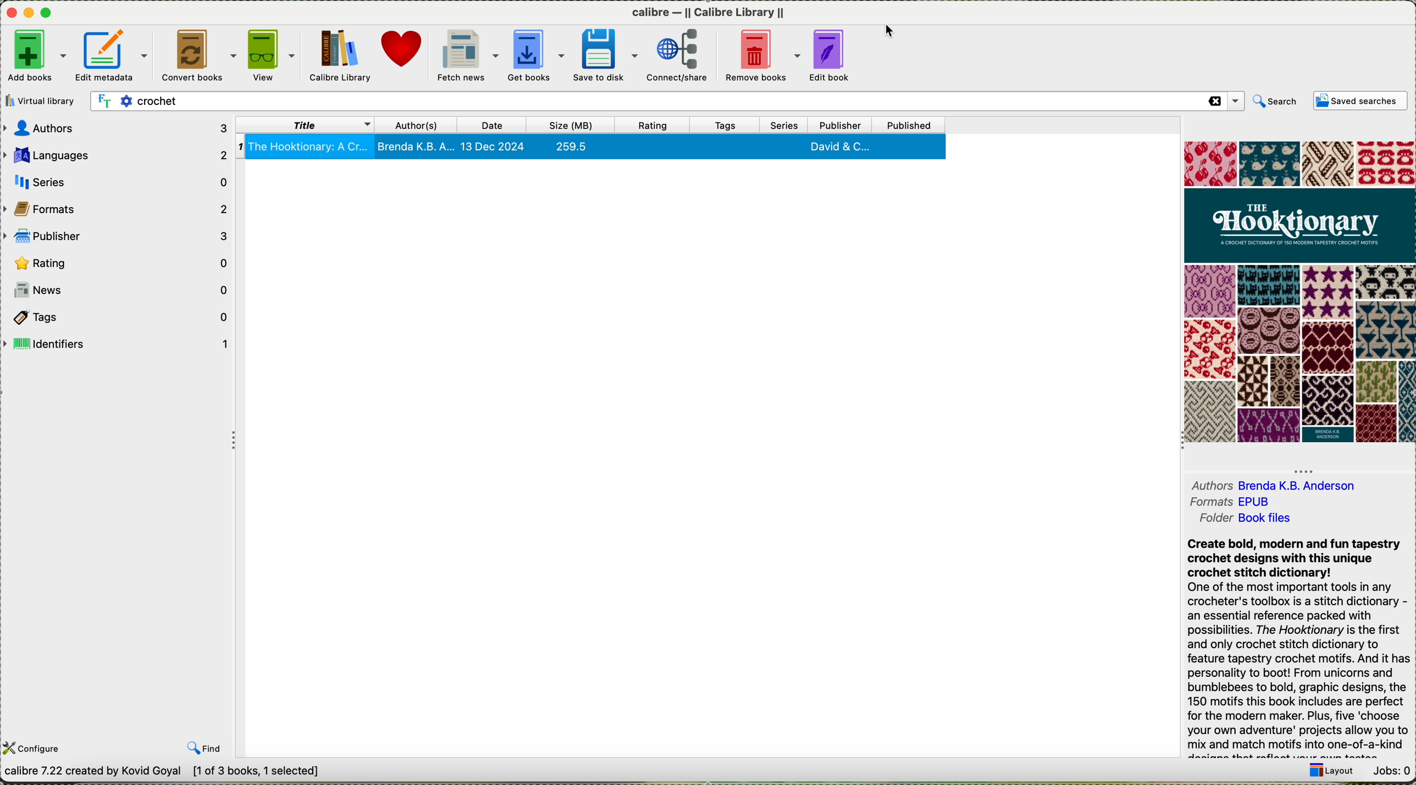 Image resolution: width=1416 pixels, height=785 pixels. I want to click on David & C, so click(839, 146).